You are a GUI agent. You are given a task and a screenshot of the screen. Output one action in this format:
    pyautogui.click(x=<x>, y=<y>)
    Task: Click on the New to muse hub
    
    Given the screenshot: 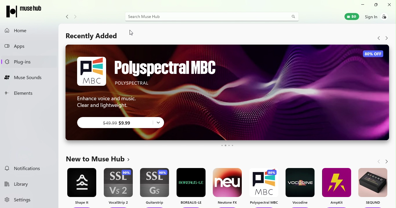 What is the action you would take?
    pyautogui.click(x=98, y=158)
    